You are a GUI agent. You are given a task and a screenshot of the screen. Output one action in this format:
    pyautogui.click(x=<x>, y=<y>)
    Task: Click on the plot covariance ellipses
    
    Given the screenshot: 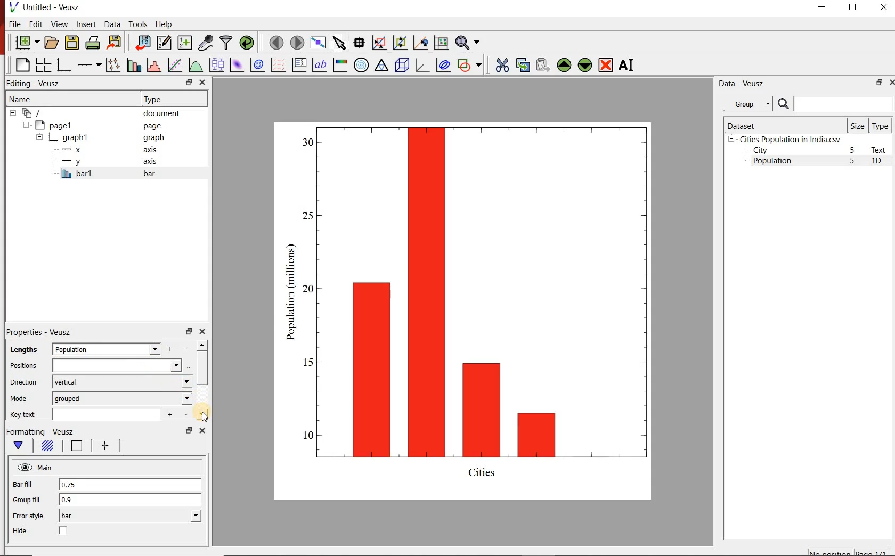 What is the action you would take?
    pyautogui.click(x=443, y=66)
    